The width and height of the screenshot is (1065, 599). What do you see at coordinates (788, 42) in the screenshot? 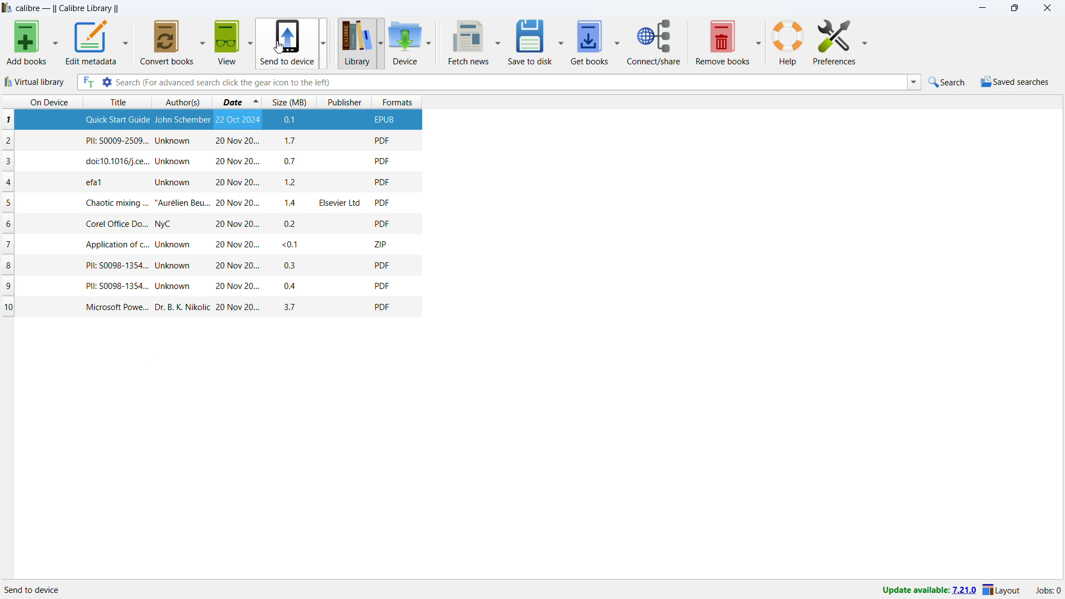
I see `help` at bounding box center [788, 42].